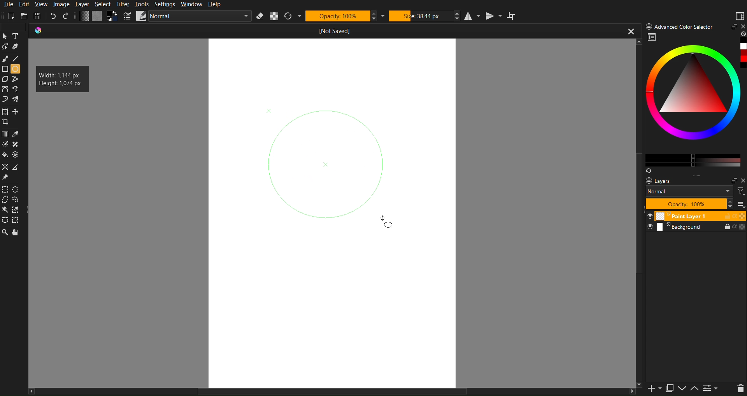 The image size is (747, 396). What do you see at coordinates (713, 388) in the screenshot?
I see `contrace` at bounding box center [713, 388].